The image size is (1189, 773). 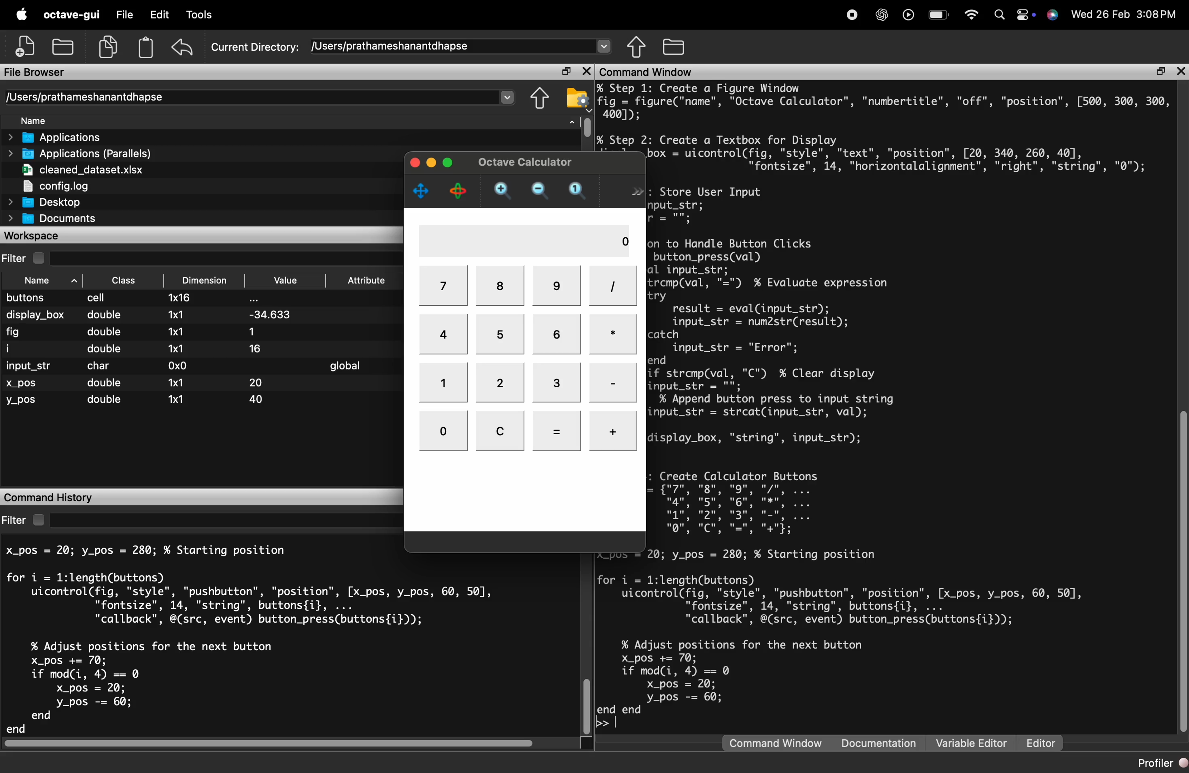 What do you see at coordinates (501, 285) in the screenshot?
I see `8` at bounding box center [501, 285].